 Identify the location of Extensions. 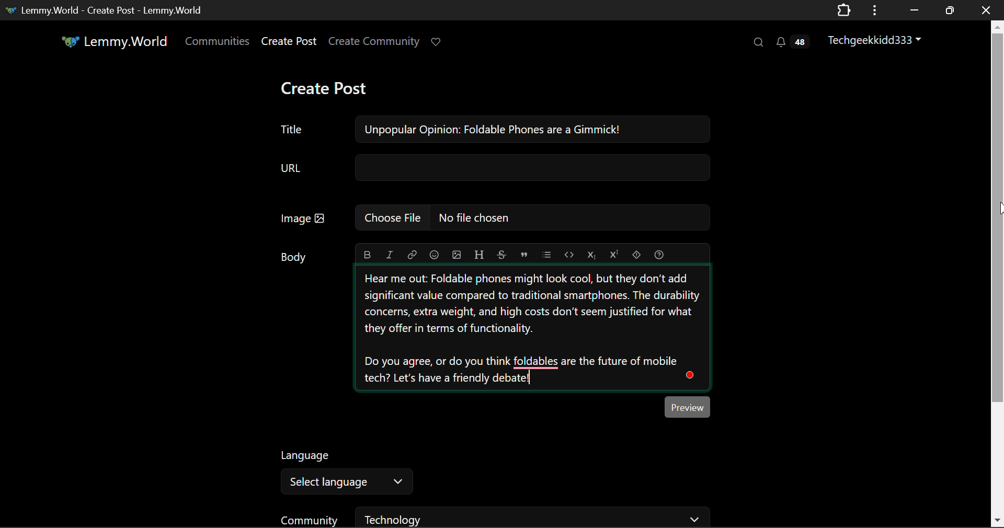
(843, 9).